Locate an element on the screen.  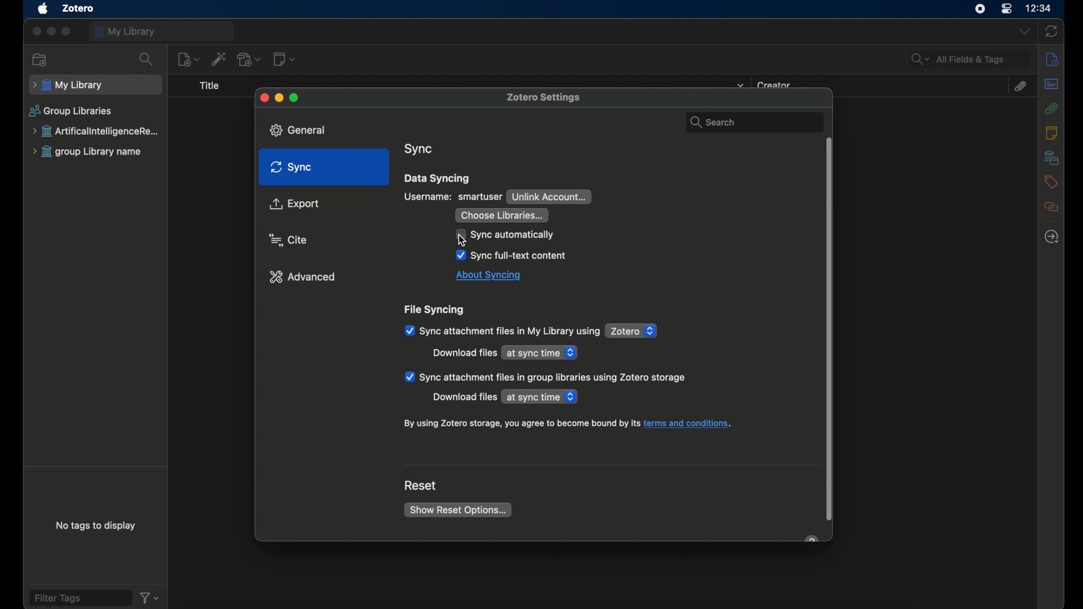
sync is located at coordinates (291, 167).